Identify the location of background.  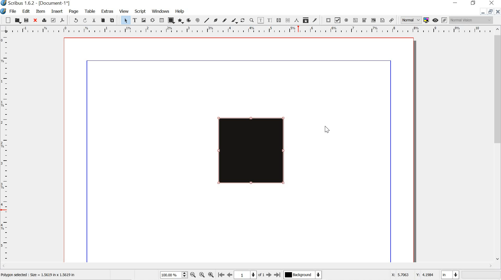
(305, 275).